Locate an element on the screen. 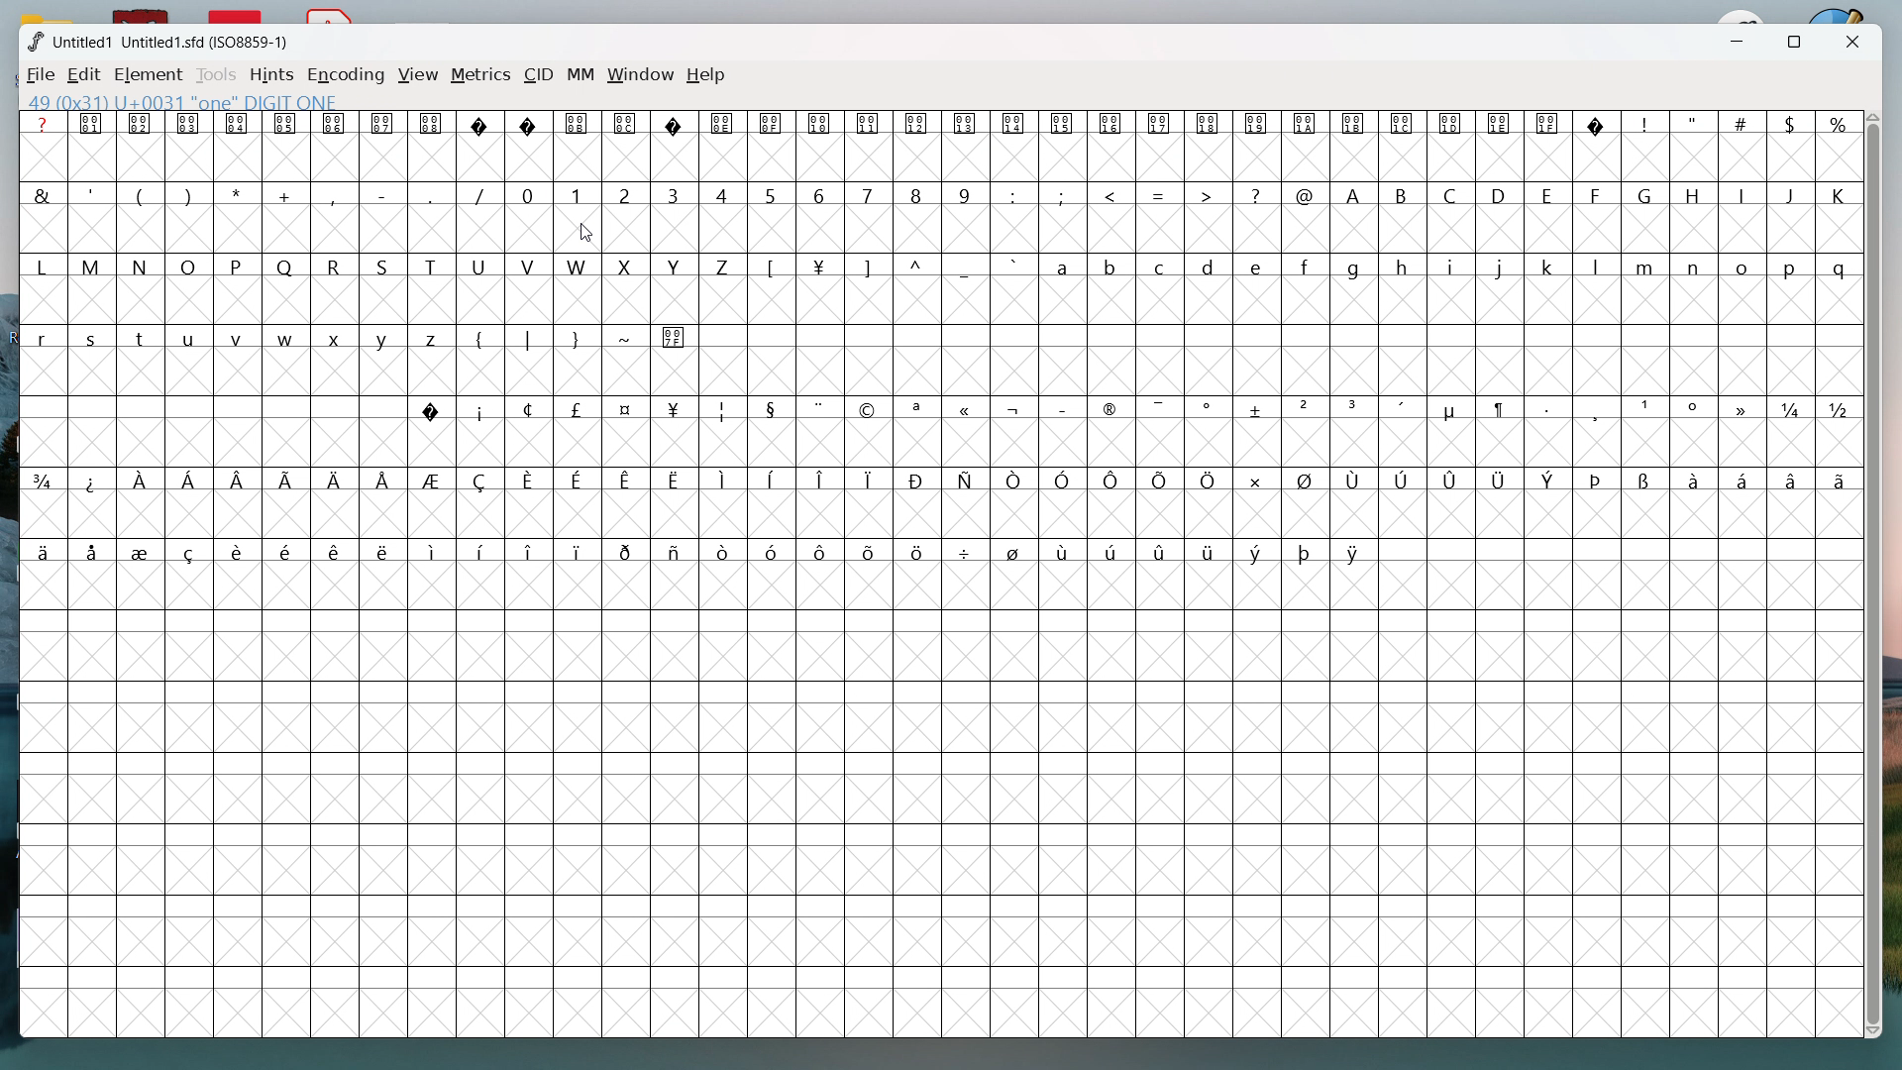  symbol is located at coordinates (385, 553).